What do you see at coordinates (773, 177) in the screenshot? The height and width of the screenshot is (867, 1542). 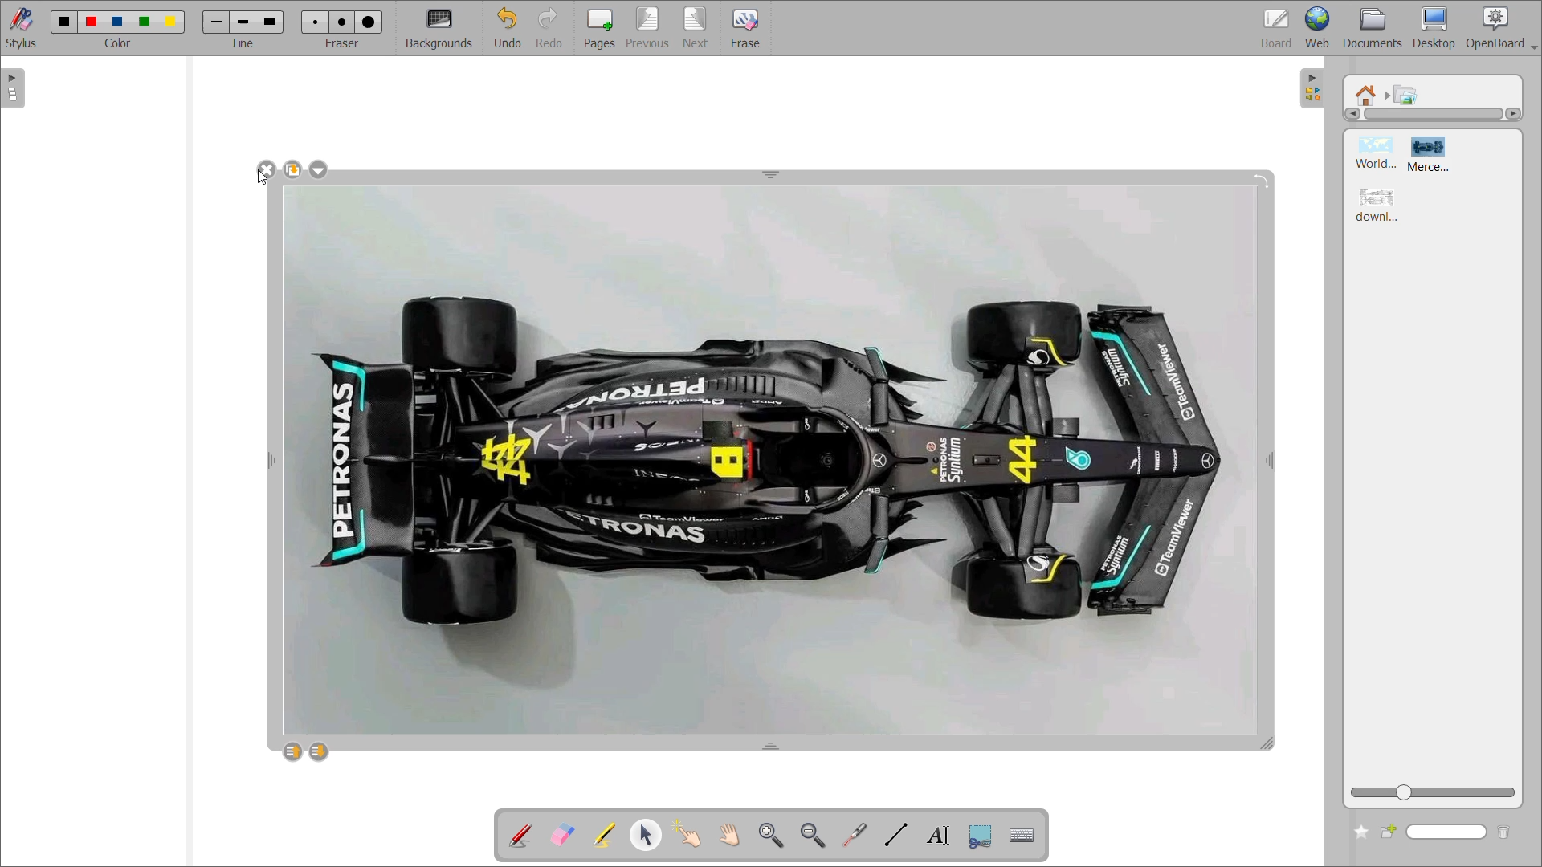 I see `double arrow` at bounding box center [773, 177].